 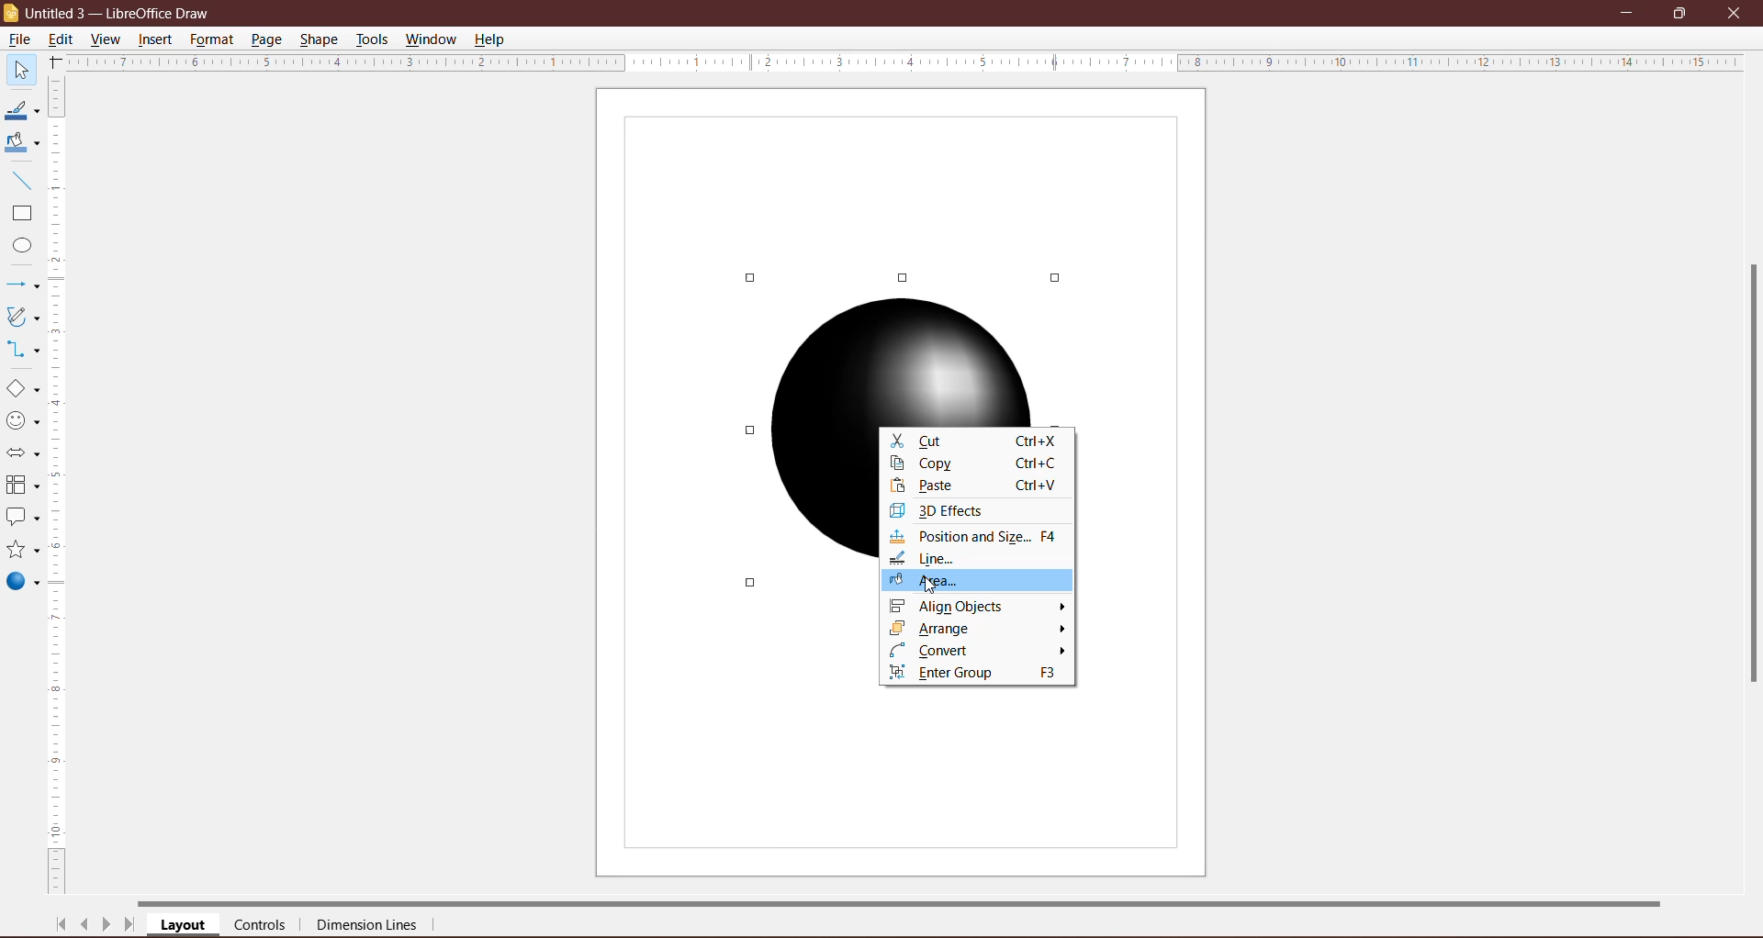 What do you see at coordinates (20, 111) in the screenshot?
I see `Line Color` at bounding box center [20, 111].